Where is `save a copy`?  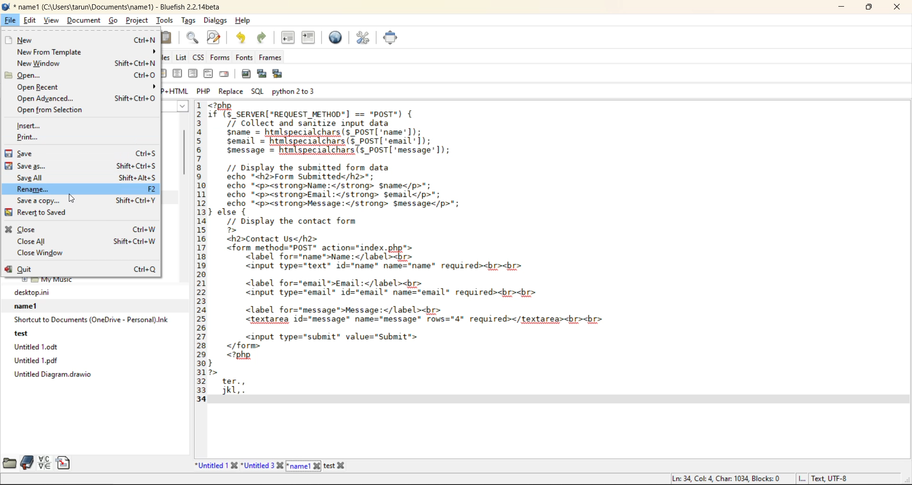
save a copy is located at coordinates (83, 201).